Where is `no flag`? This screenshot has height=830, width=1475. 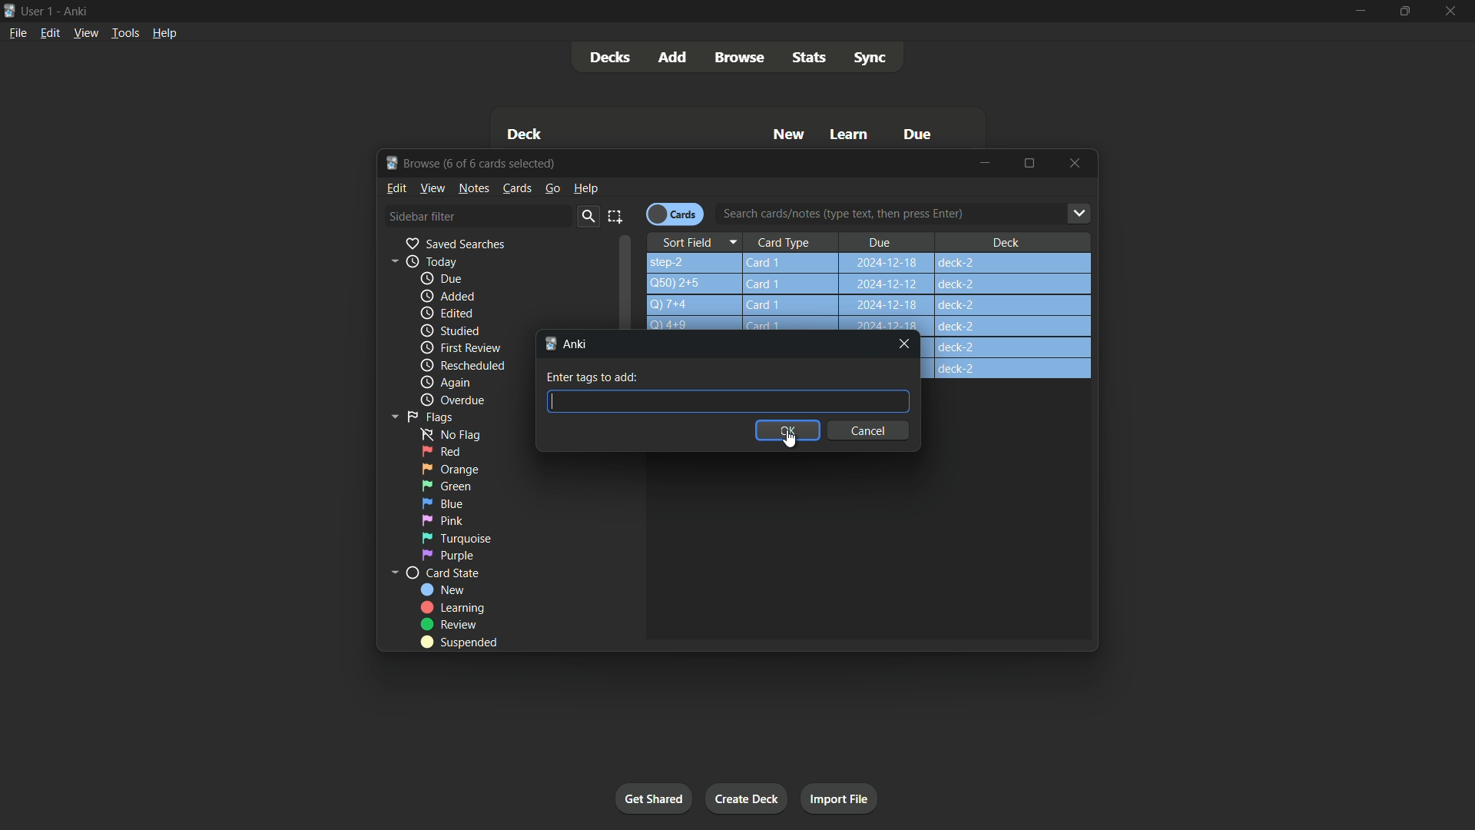
no flag is located at coordinates (446, 433).